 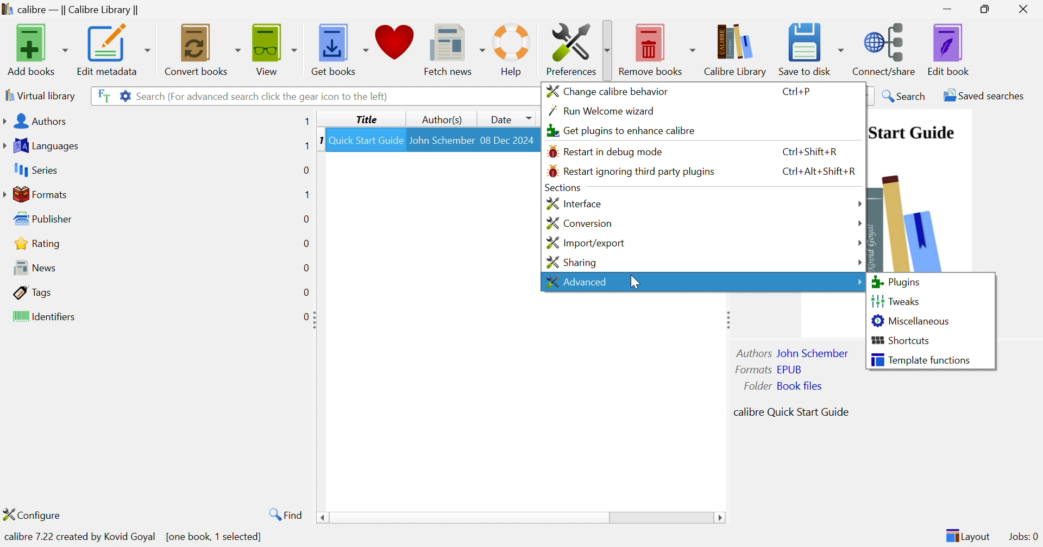 What do you see at coordinates (272, 48) in the screenshot?
I see `View` at bounding box center [272, 48].